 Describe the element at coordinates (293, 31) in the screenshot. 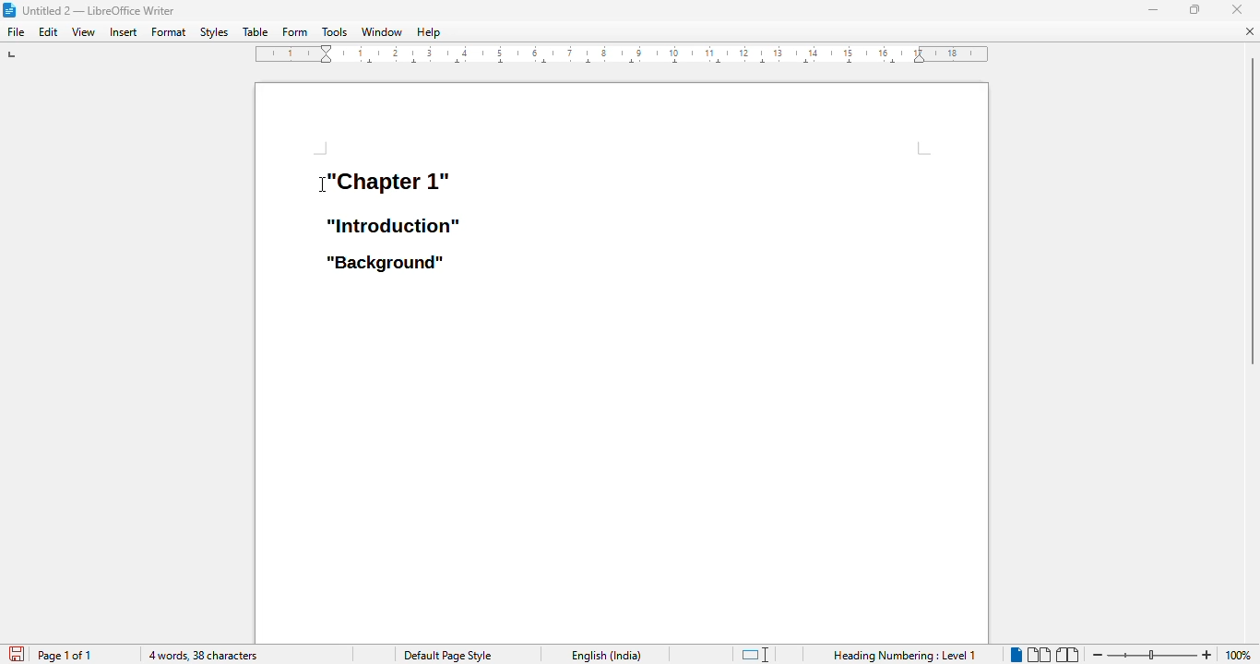

I see `form` at that location.